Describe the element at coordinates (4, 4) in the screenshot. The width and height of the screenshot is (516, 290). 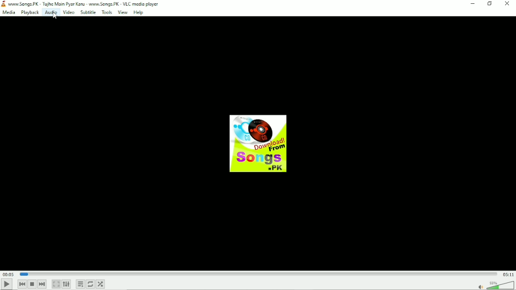
I see `application logo` at that location.